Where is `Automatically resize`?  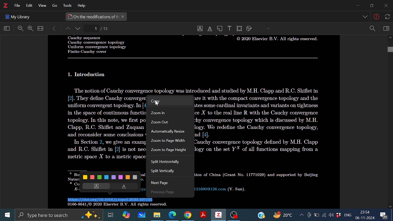
Automatically resize is located at coordinates (169, 132).